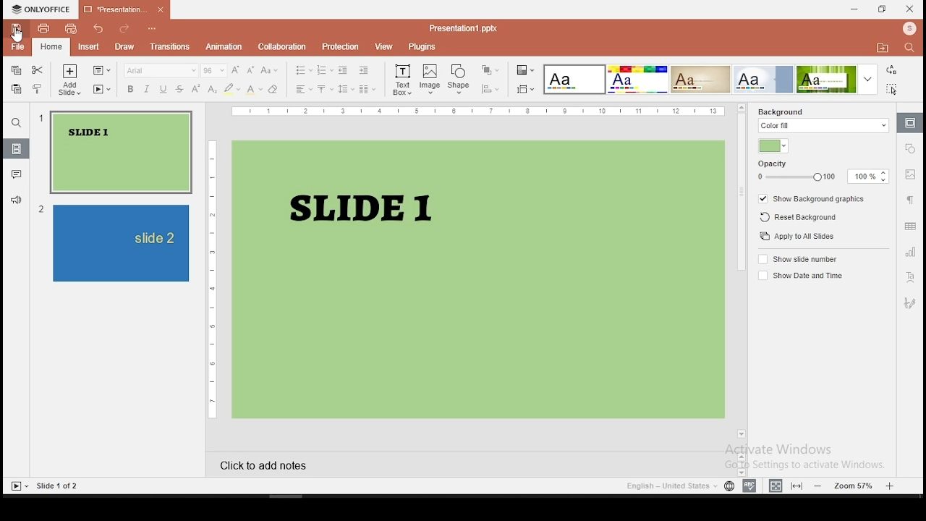  I want to click on decrease indent, so click(343, 69).